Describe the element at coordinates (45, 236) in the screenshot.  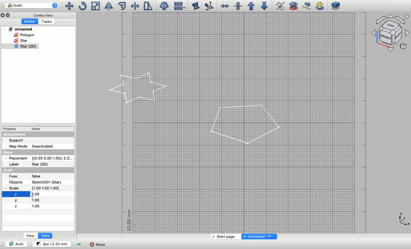
I see `Data` at that location.